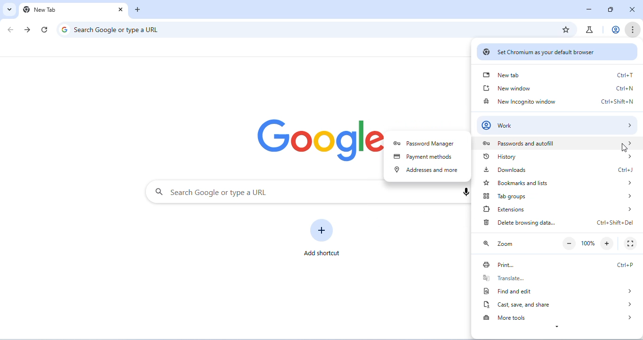 The width and height of the screenshot is (643, 340). What do you see at coordinates (557, 74) in the screenshot?
I see `new tab Ctrl+T` at bounding box center [557, 74].